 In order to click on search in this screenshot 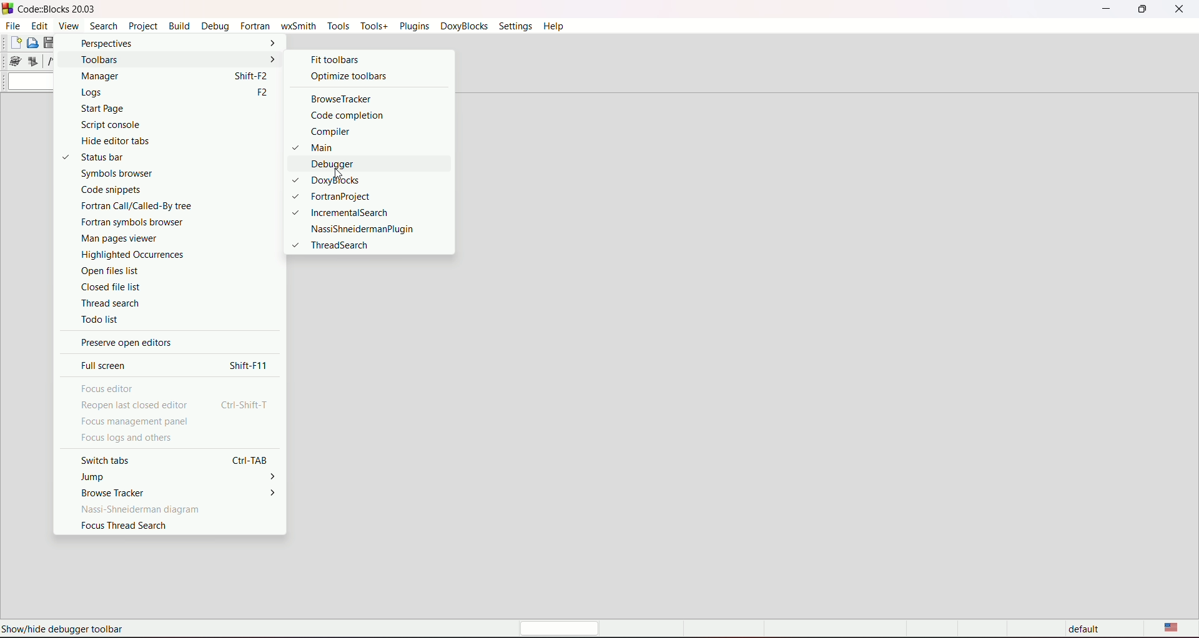, I will do `click(103, 26)`.